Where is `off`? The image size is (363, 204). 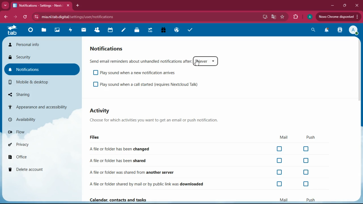 off is located at coordinates (280, 149).